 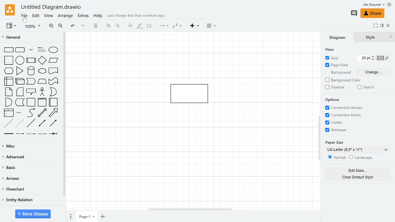 What do you see at coordinates (31, 167) in the screenshot?
I see `Basic` at bounding box center [31, 167].